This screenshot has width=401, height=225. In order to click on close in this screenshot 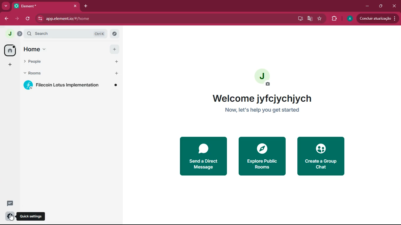, I will do `click(395, 6)`.